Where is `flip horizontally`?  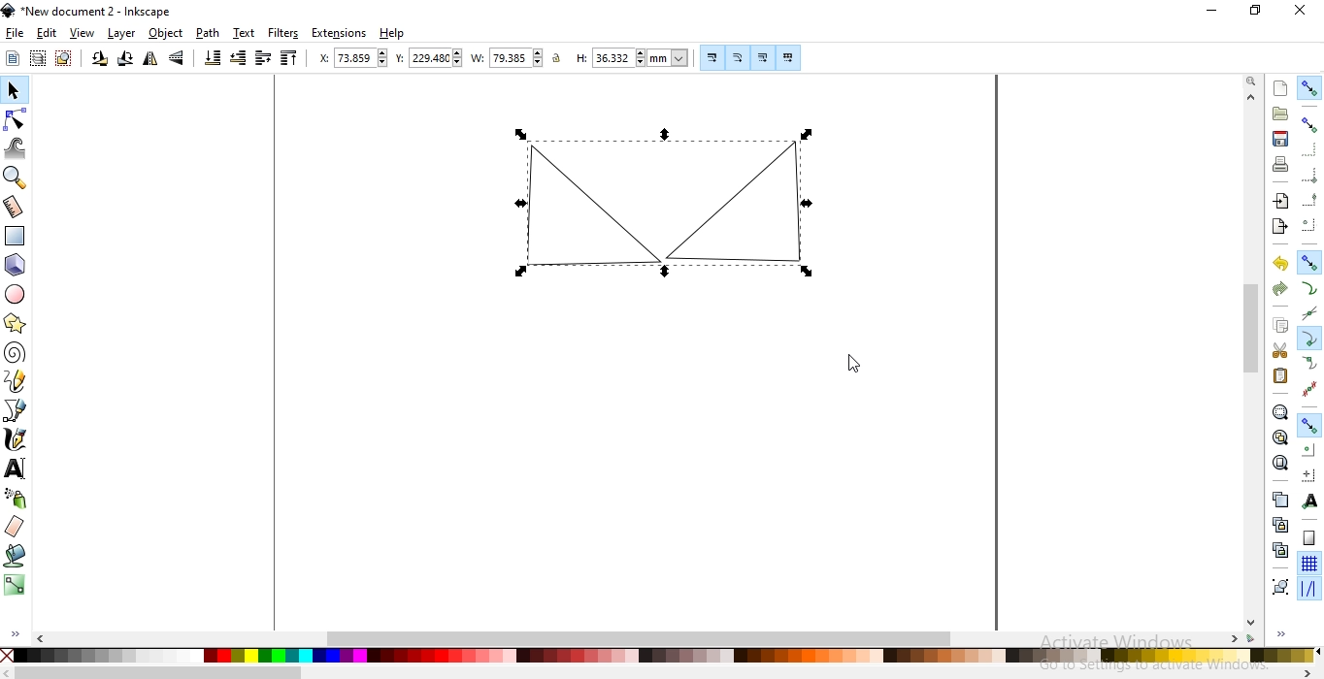 flip horizontally is located at coordinates (150, 59).